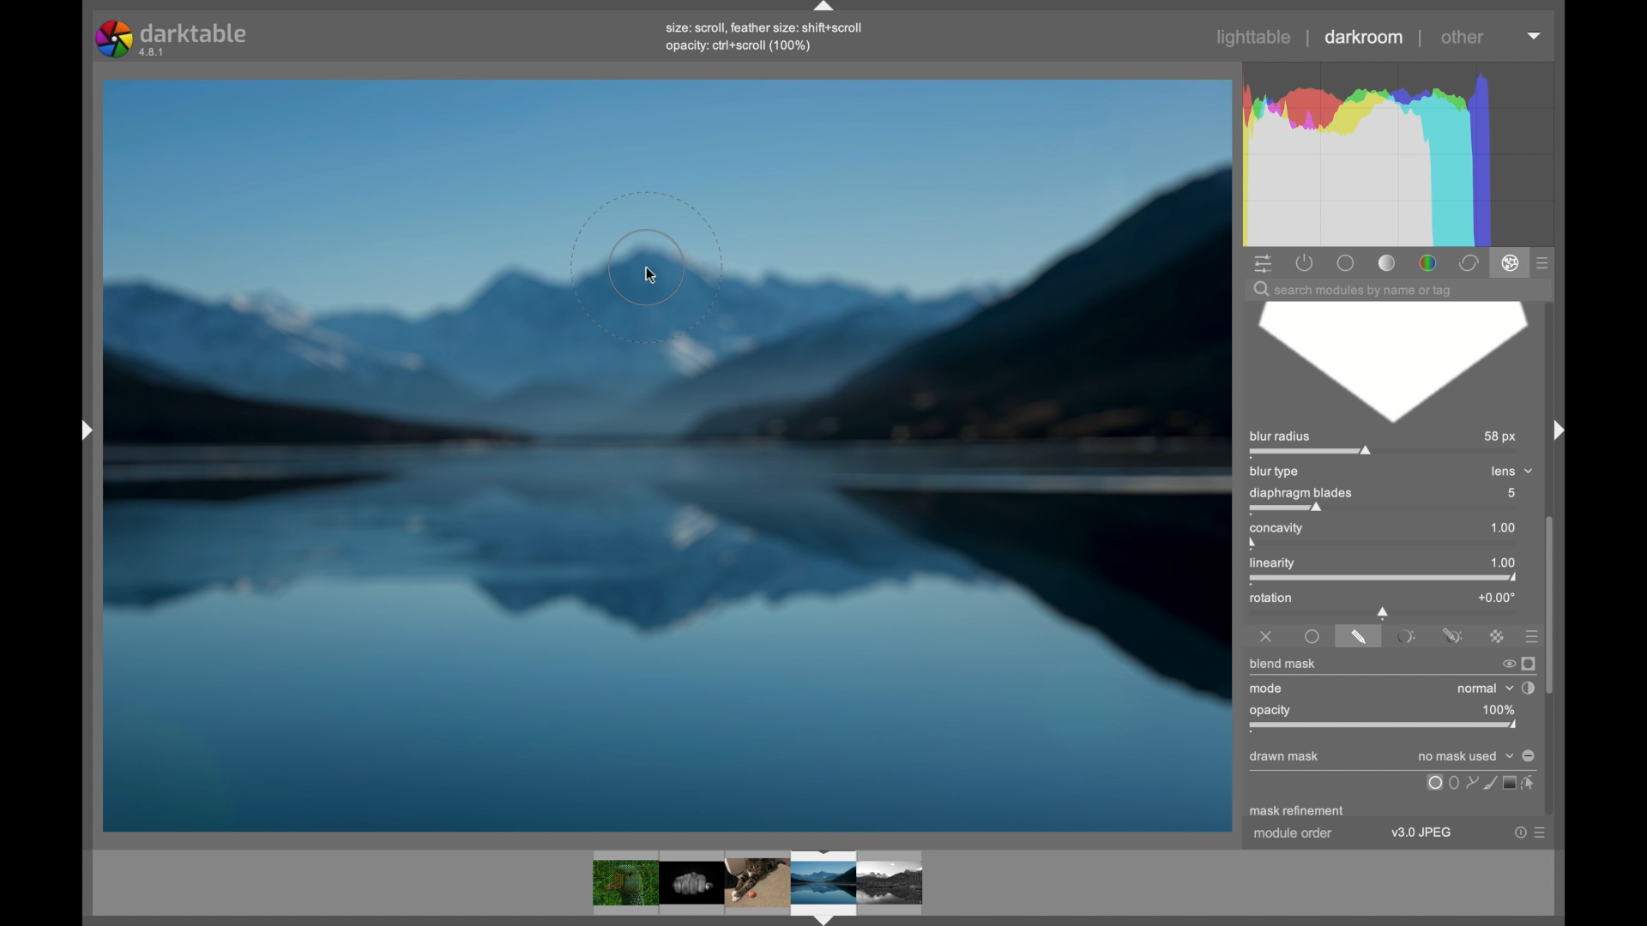 Image resolution: width=1647 pixels, height=926 pixels. Describe the element at coordinates (1266, 688) in the screenshot. I see `mode` at that location.